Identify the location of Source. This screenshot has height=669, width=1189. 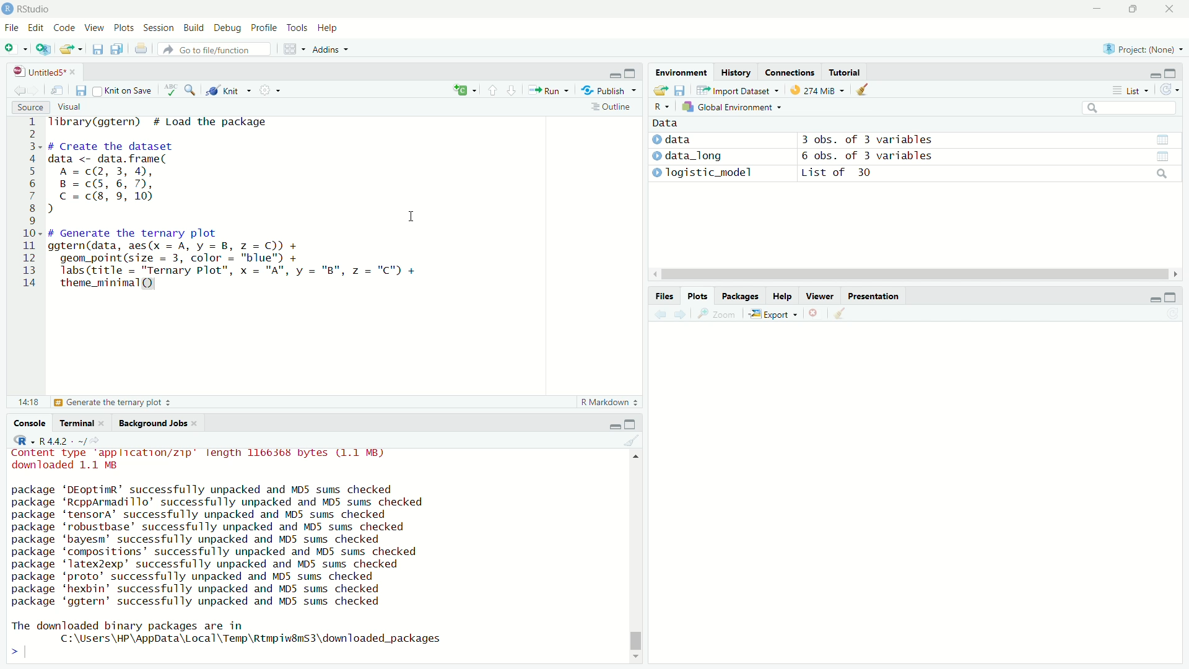
(28, 107).